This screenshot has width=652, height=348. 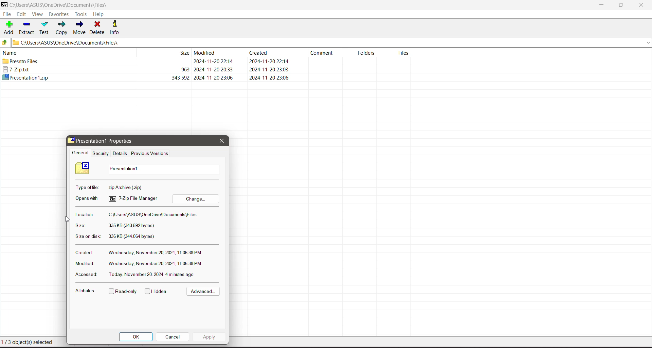 What do you see at coordinates (79, 226) in the screenshot?
I see `Size` at bounding box center [79, 226].